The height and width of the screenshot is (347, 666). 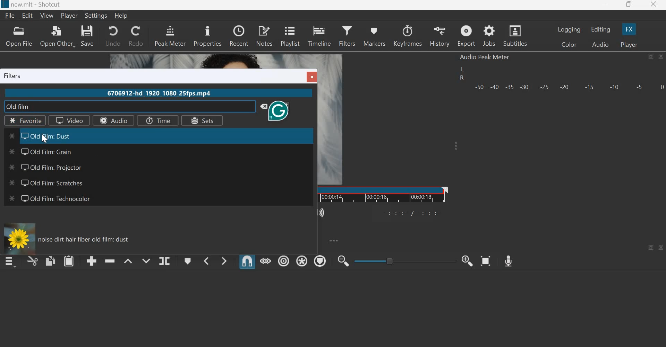 I want to click on ripple delete, so click(x=110, y=260).